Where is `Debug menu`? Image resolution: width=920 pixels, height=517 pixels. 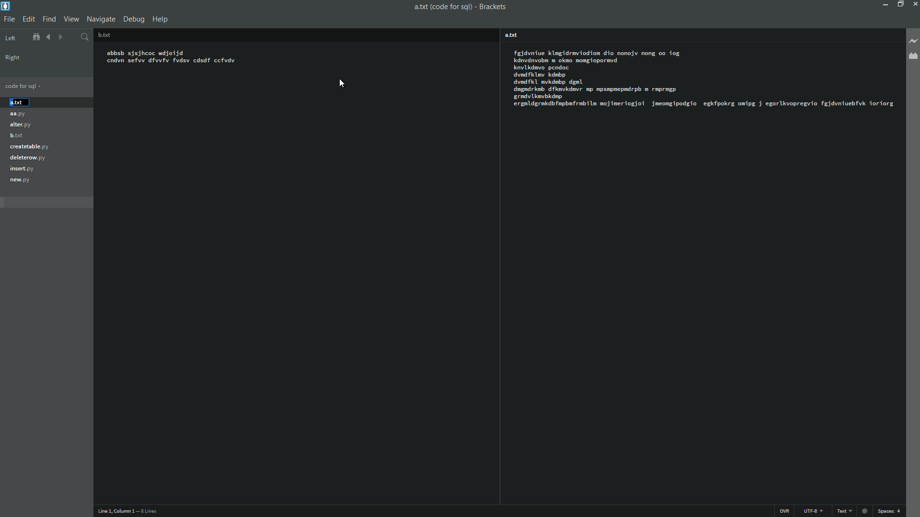 Debug menu is located at coordinates (136, 19).